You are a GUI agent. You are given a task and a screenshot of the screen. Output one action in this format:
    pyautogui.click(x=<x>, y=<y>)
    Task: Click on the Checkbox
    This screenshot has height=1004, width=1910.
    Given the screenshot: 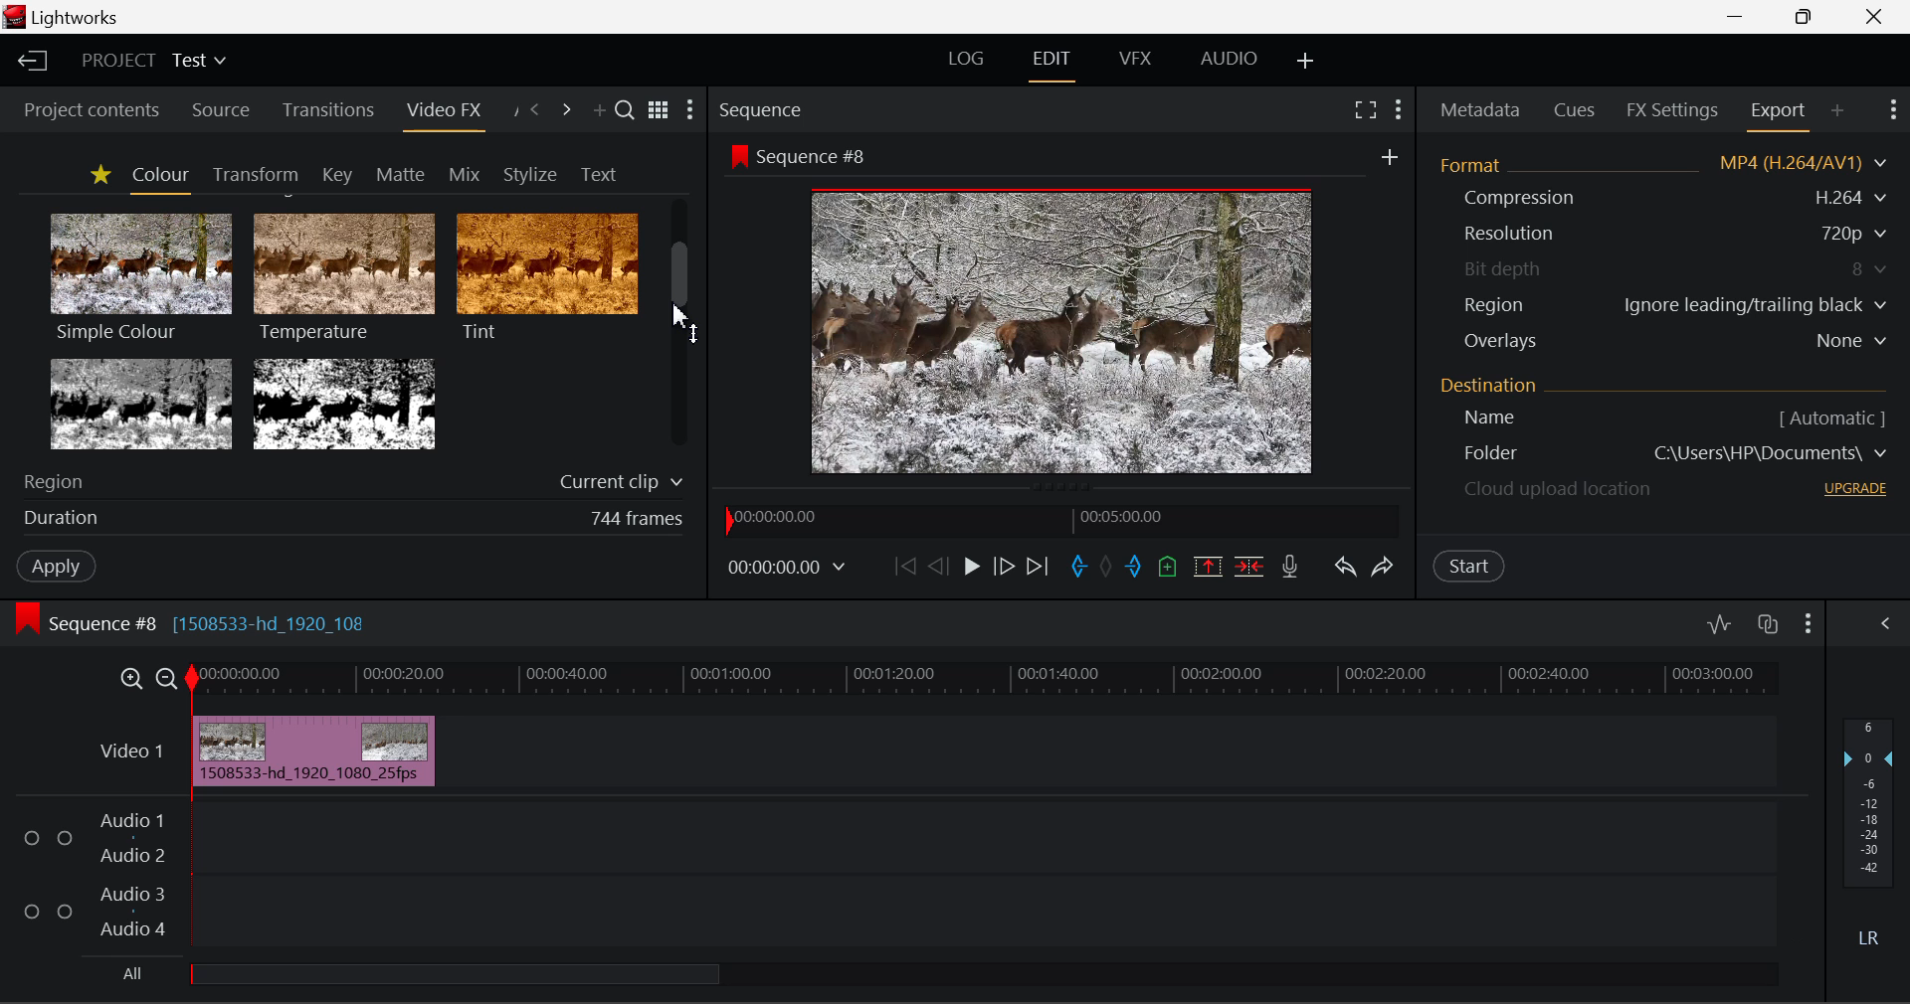 What is the action you would take?
    pyautogui.click(x=33, y=836)
    